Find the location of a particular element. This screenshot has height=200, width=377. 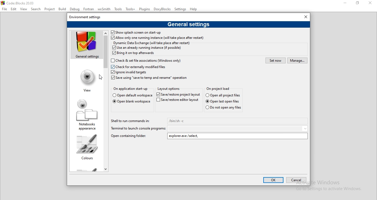

view is located at coordinates (87, 80).